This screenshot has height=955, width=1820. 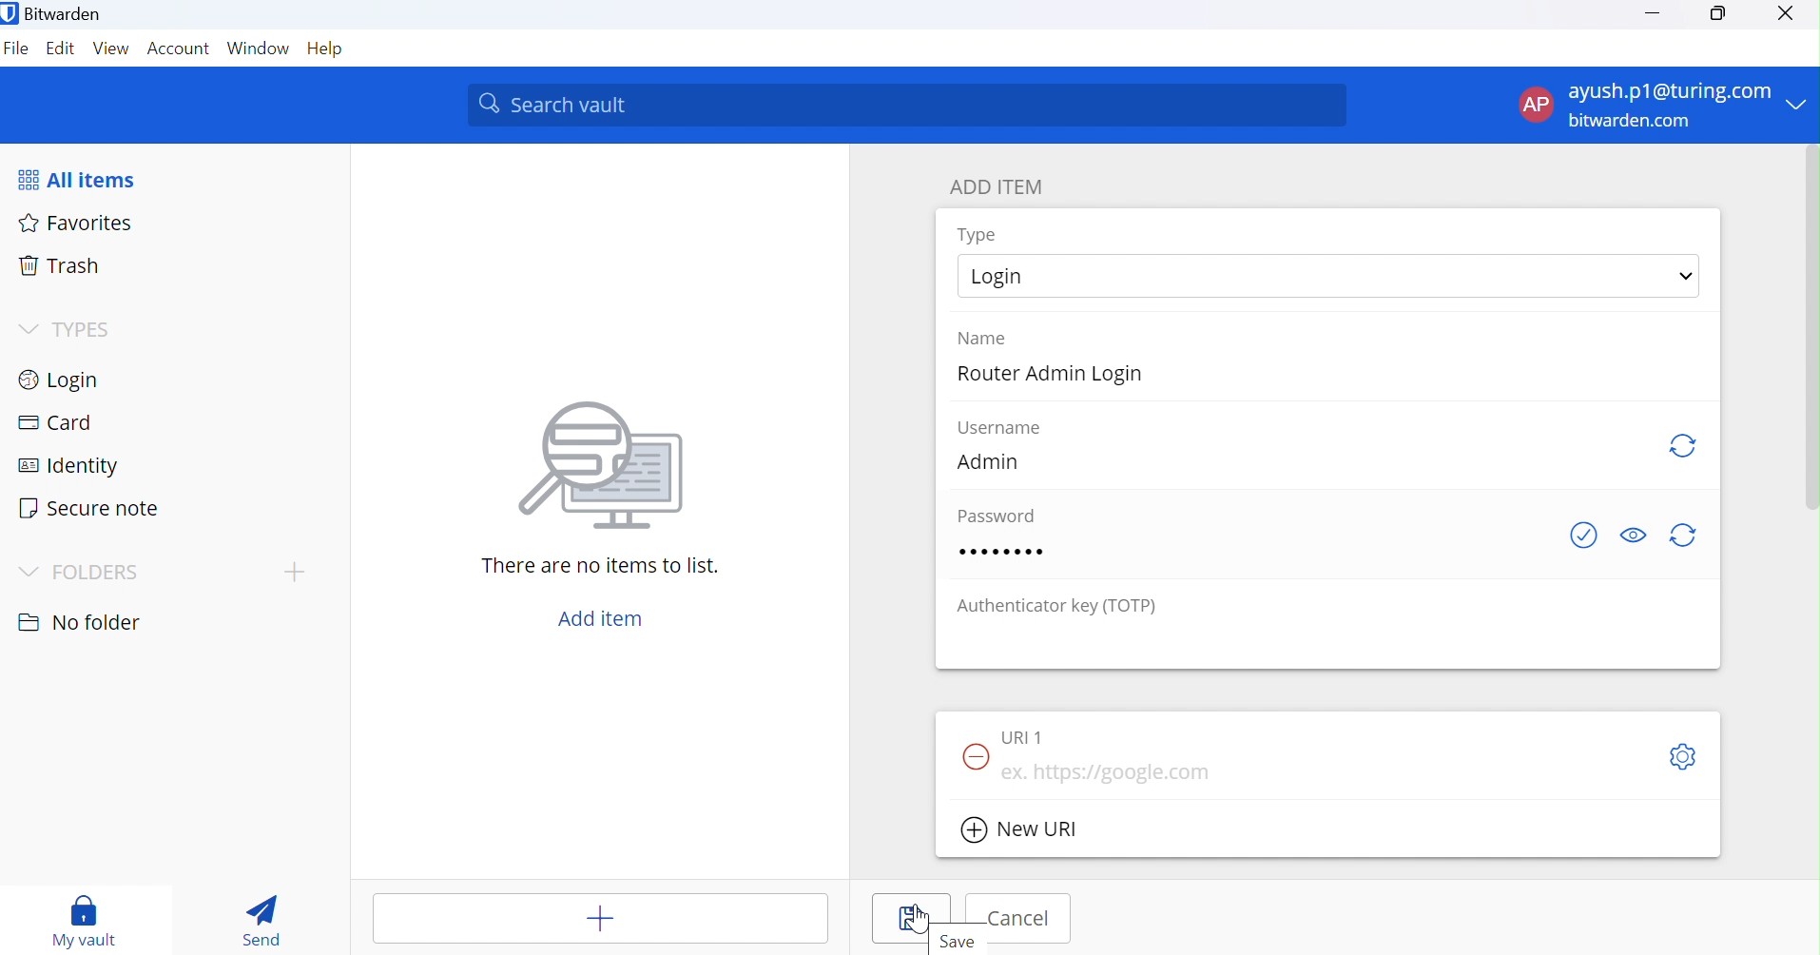 What do you see at coordinates (56, 424) in the screenshot?
I see `Card` at bounding box center [56, 424].